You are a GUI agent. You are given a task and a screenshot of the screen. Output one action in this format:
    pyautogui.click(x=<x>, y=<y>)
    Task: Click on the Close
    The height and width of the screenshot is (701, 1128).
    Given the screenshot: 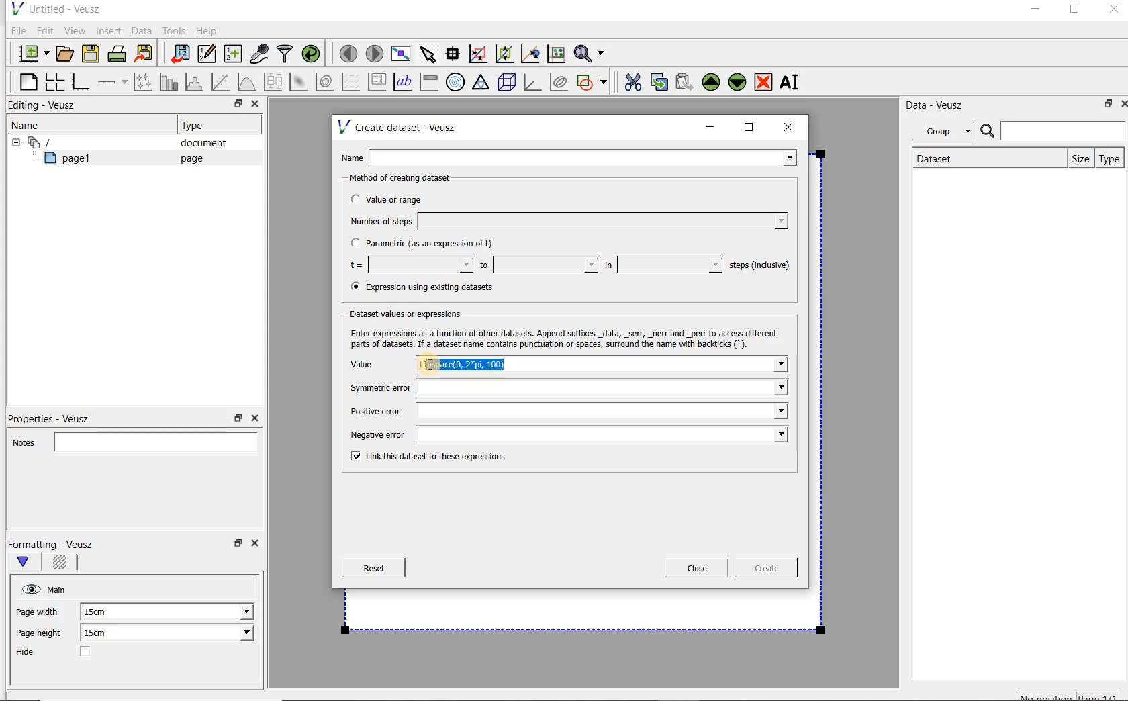 What is the action you would take?
    pyautogui.click(x=1113, y=11)
    